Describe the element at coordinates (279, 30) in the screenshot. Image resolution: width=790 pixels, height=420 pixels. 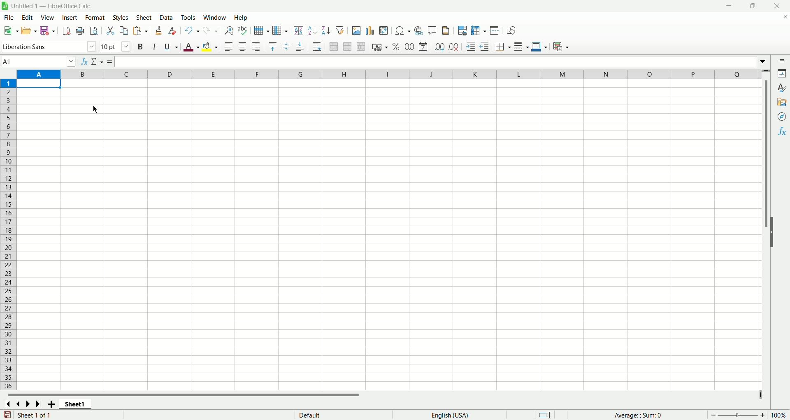
I see `column` at that location.